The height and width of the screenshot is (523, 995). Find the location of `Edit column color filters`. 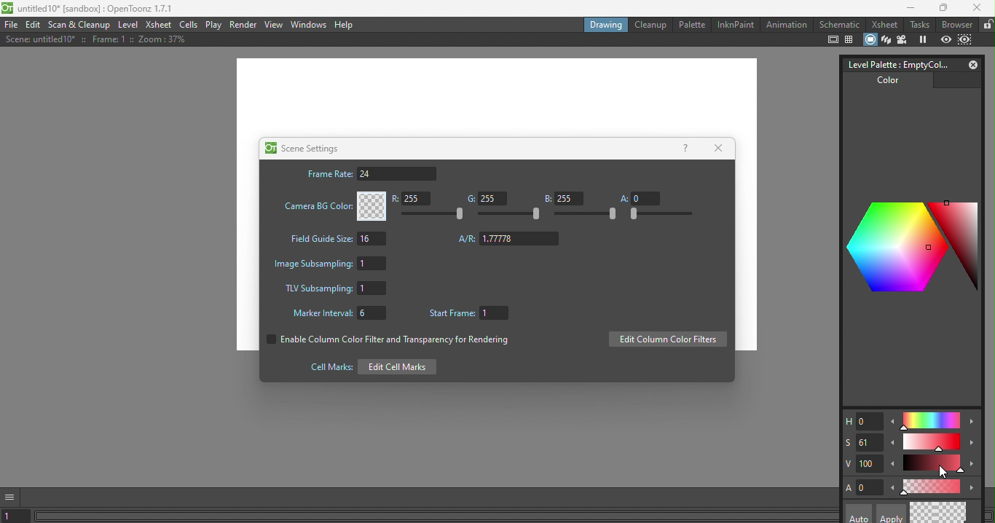

Edit column color filters is located at coordinates (667, 340).